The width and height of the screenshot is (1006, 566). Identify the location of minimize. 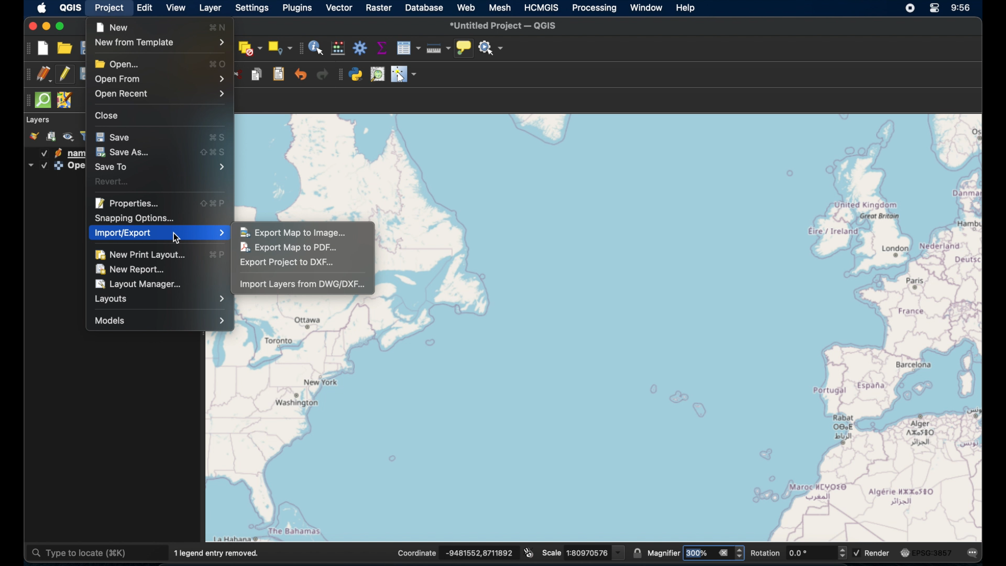
(47, 27).